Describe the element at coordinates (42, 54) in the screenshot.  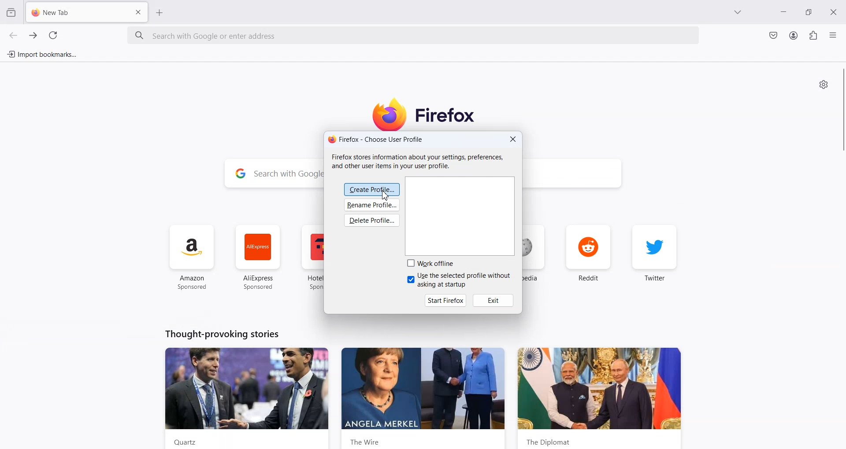
I see `Import bookmarks` at that location.